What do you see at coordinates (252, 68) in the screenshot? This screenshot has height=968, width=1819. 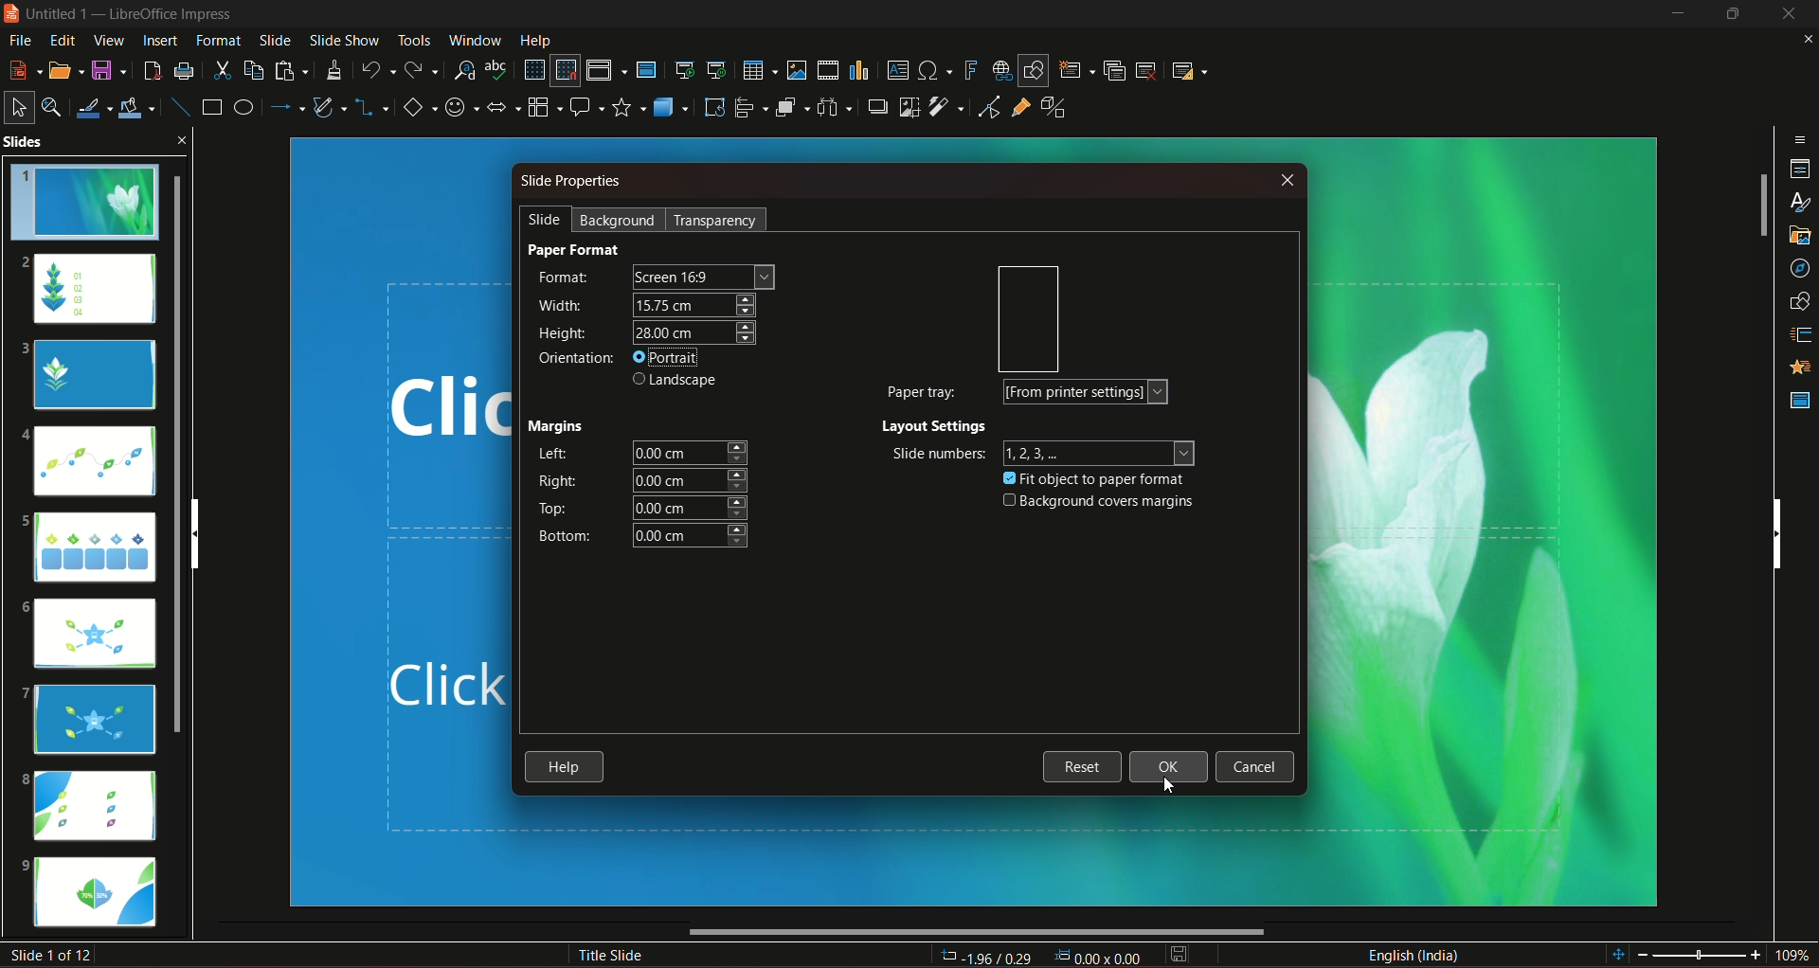 I see `copy ` at bounding box center [252, 68].